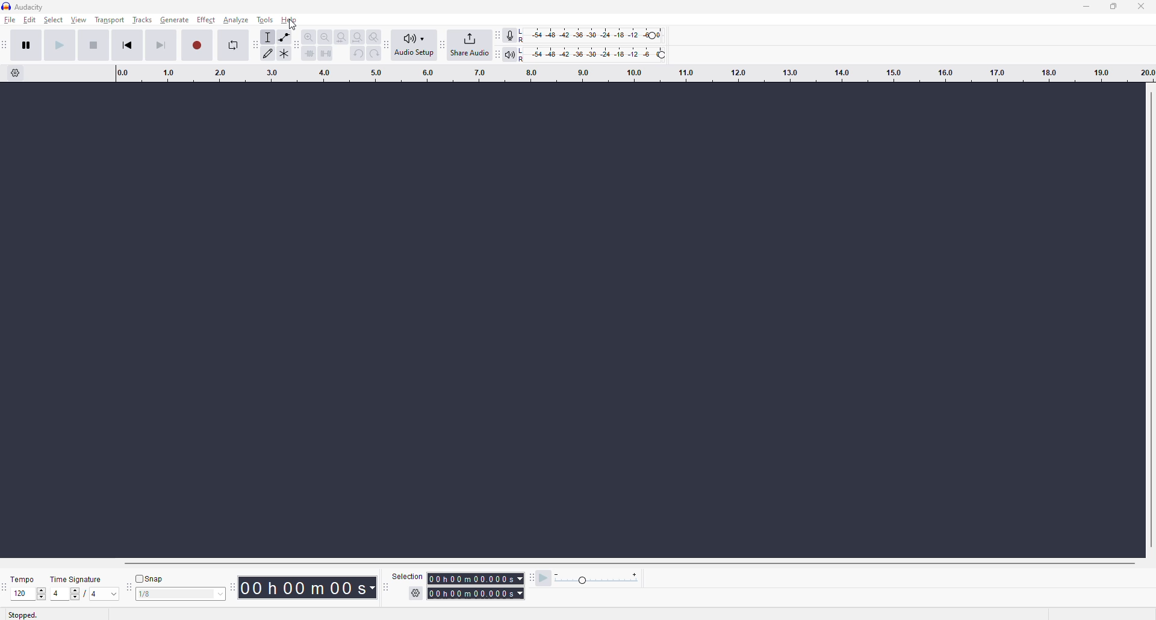 The width and height of the screenshot is (1156, 620). Describe the element at coordinates (26, 45) in the screenshot. I see `pause` at that location.